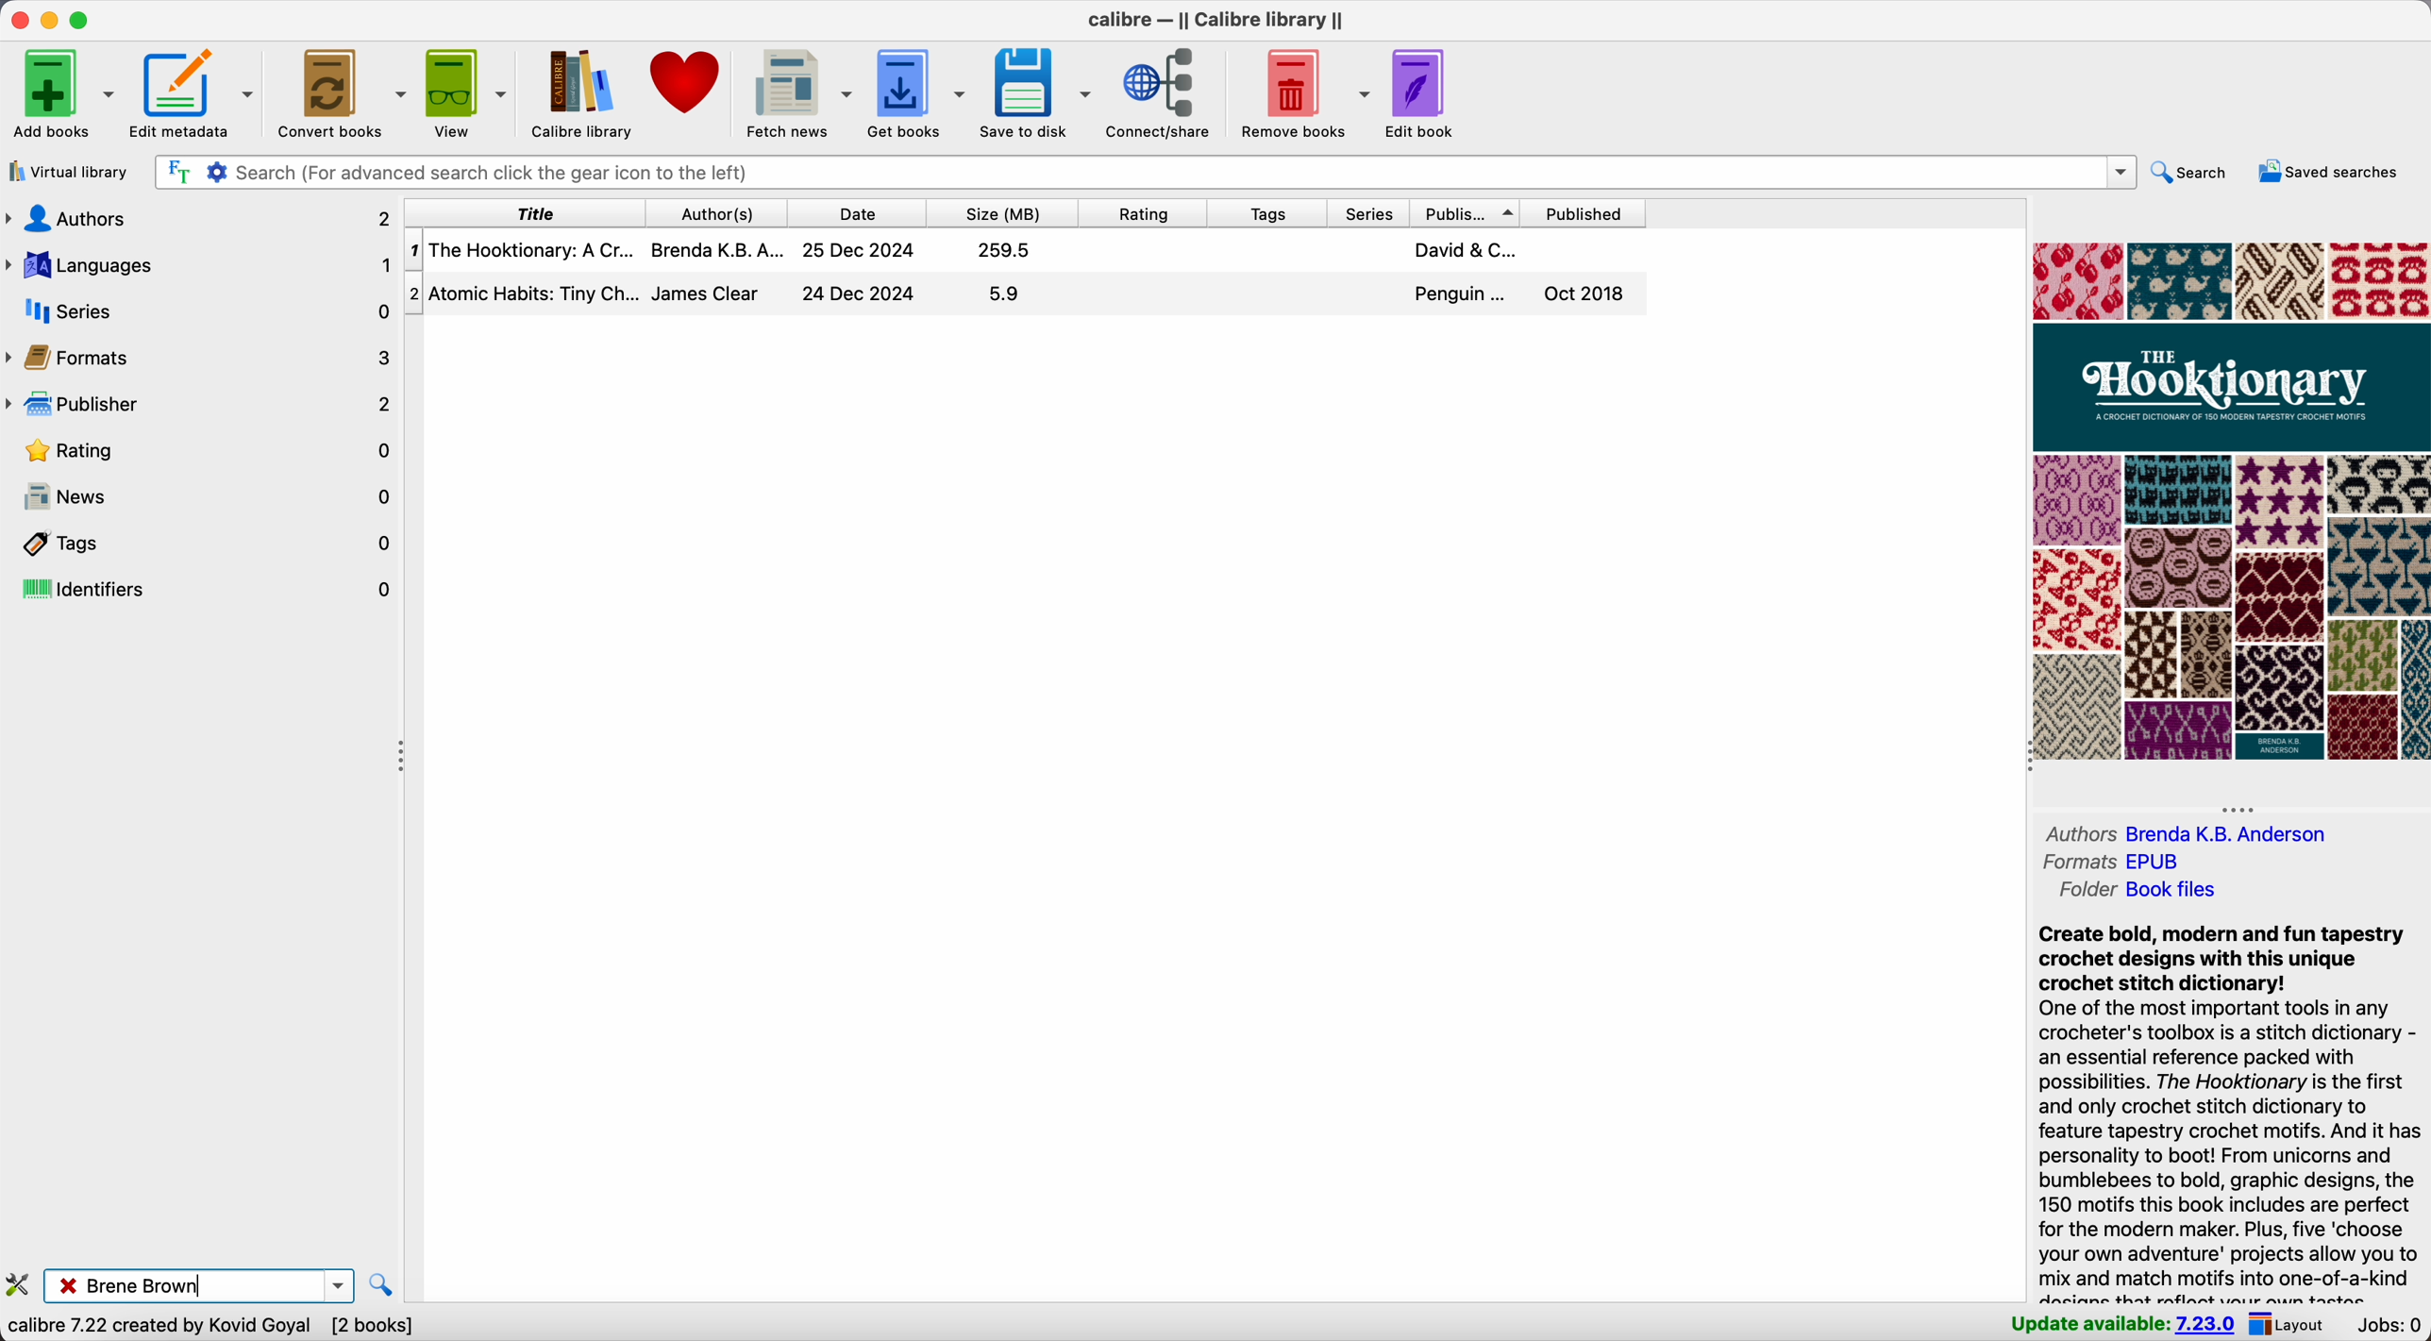 The height and width of the screenshot is (1341, 2431). Describe the element at coordinates (2110, 863) in the screenshot. I see `formats` at that location.